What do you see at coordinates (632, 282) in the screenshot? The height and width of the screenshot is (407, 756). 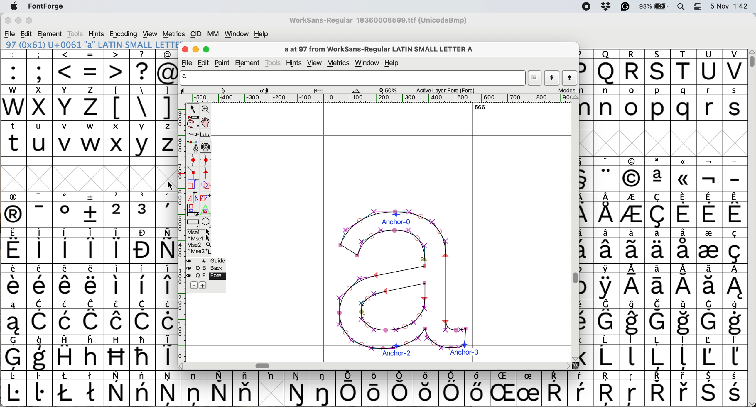 I see `symbol` at bounding box center [632, 282].